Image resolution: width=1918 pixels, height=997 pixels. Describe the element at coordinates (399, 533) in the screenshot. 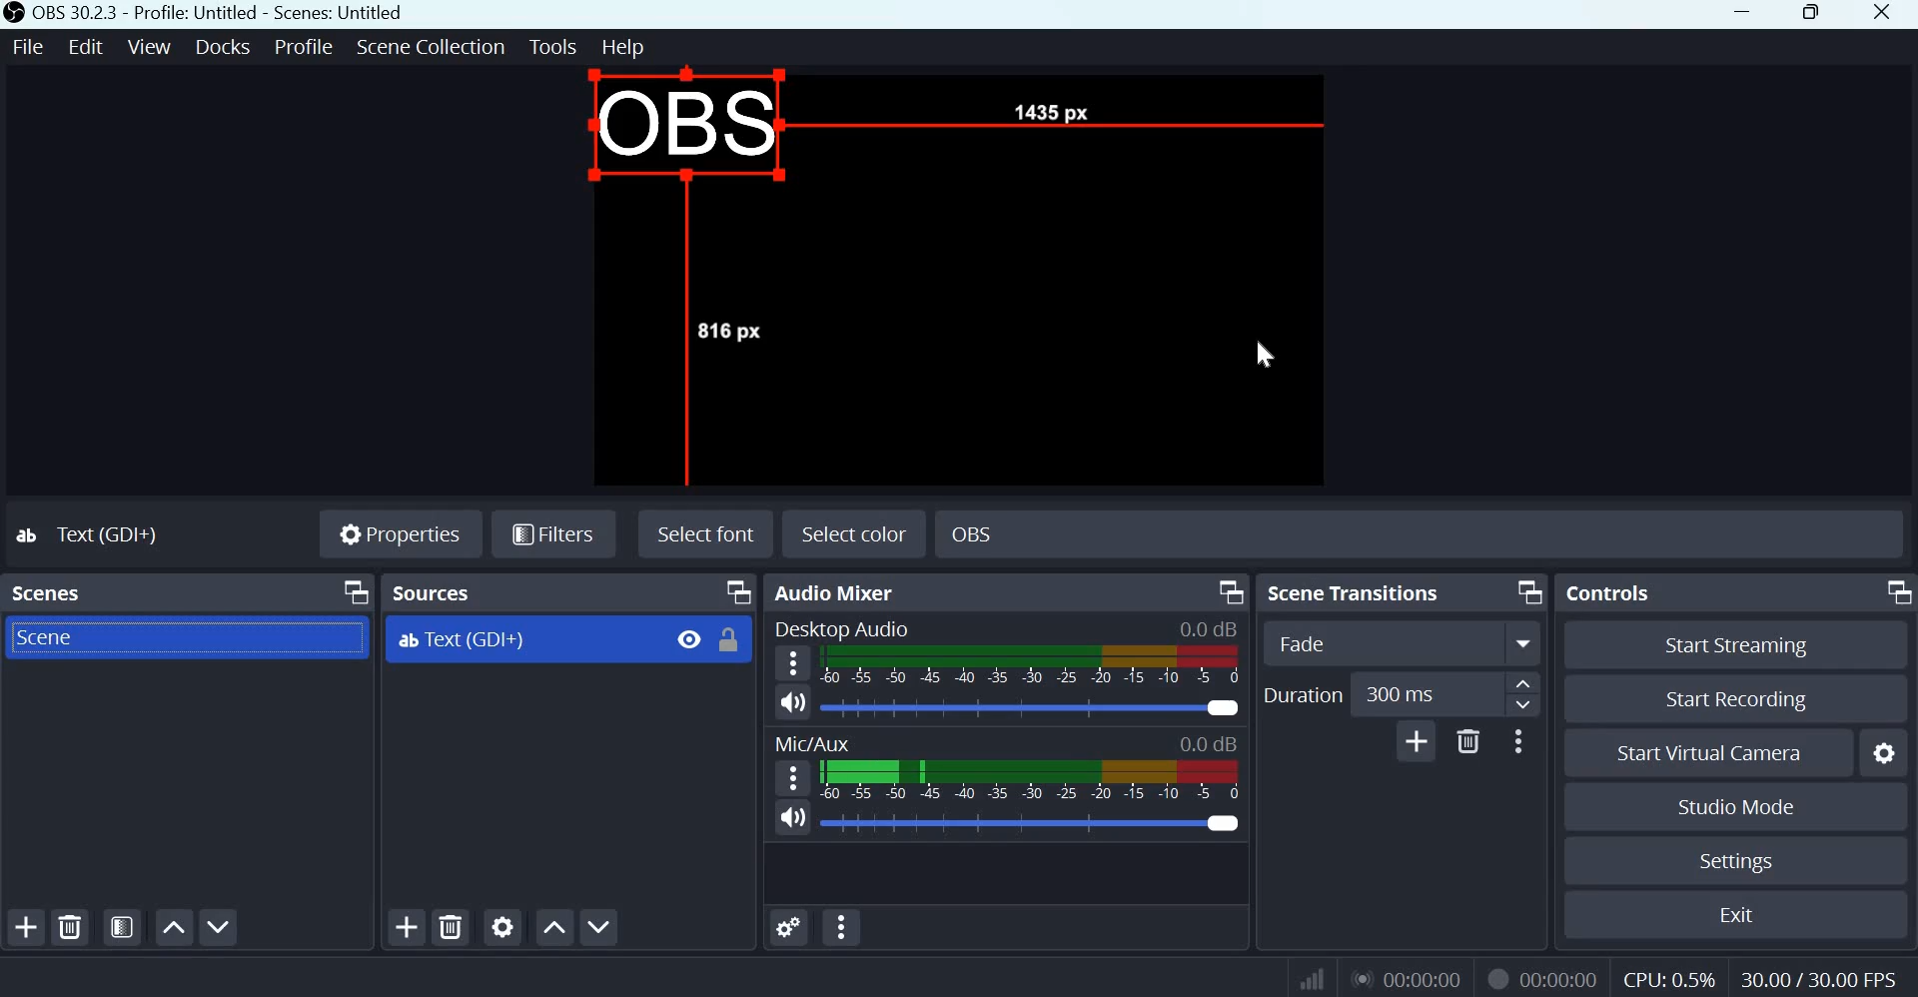

I see `Properties` at that location.